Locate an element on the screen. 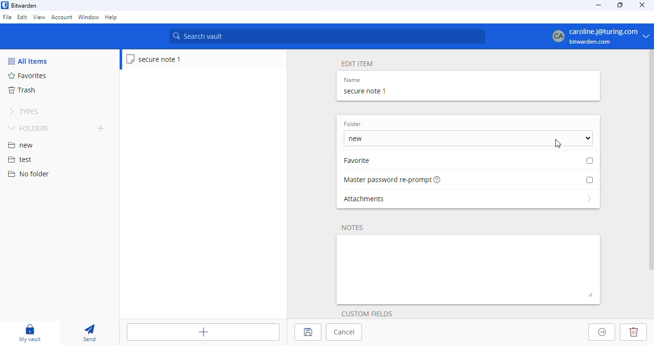 The width and height of the screenshot is (654, 345). delete is located at coordinates (633, 332).